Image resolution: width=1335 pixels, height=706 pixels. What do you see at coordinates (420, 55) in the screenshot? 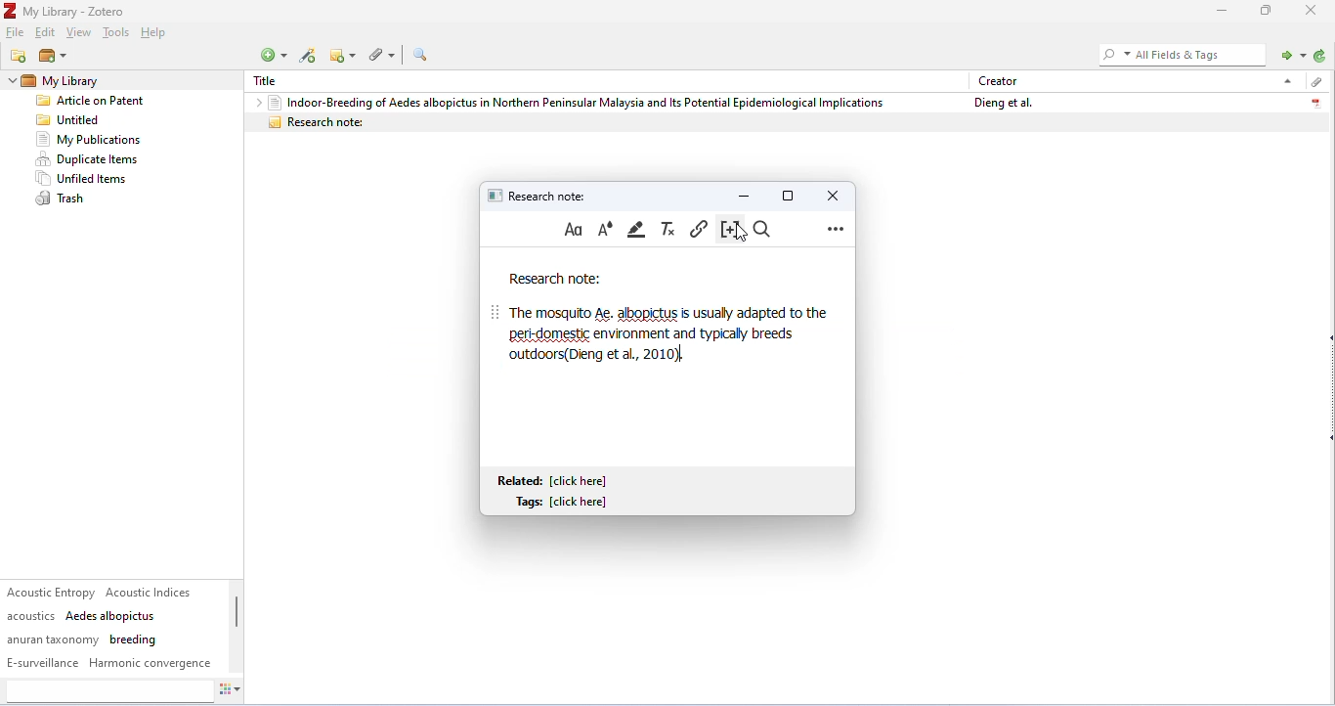
I see `advanced search` at bounding box center [420, 55].